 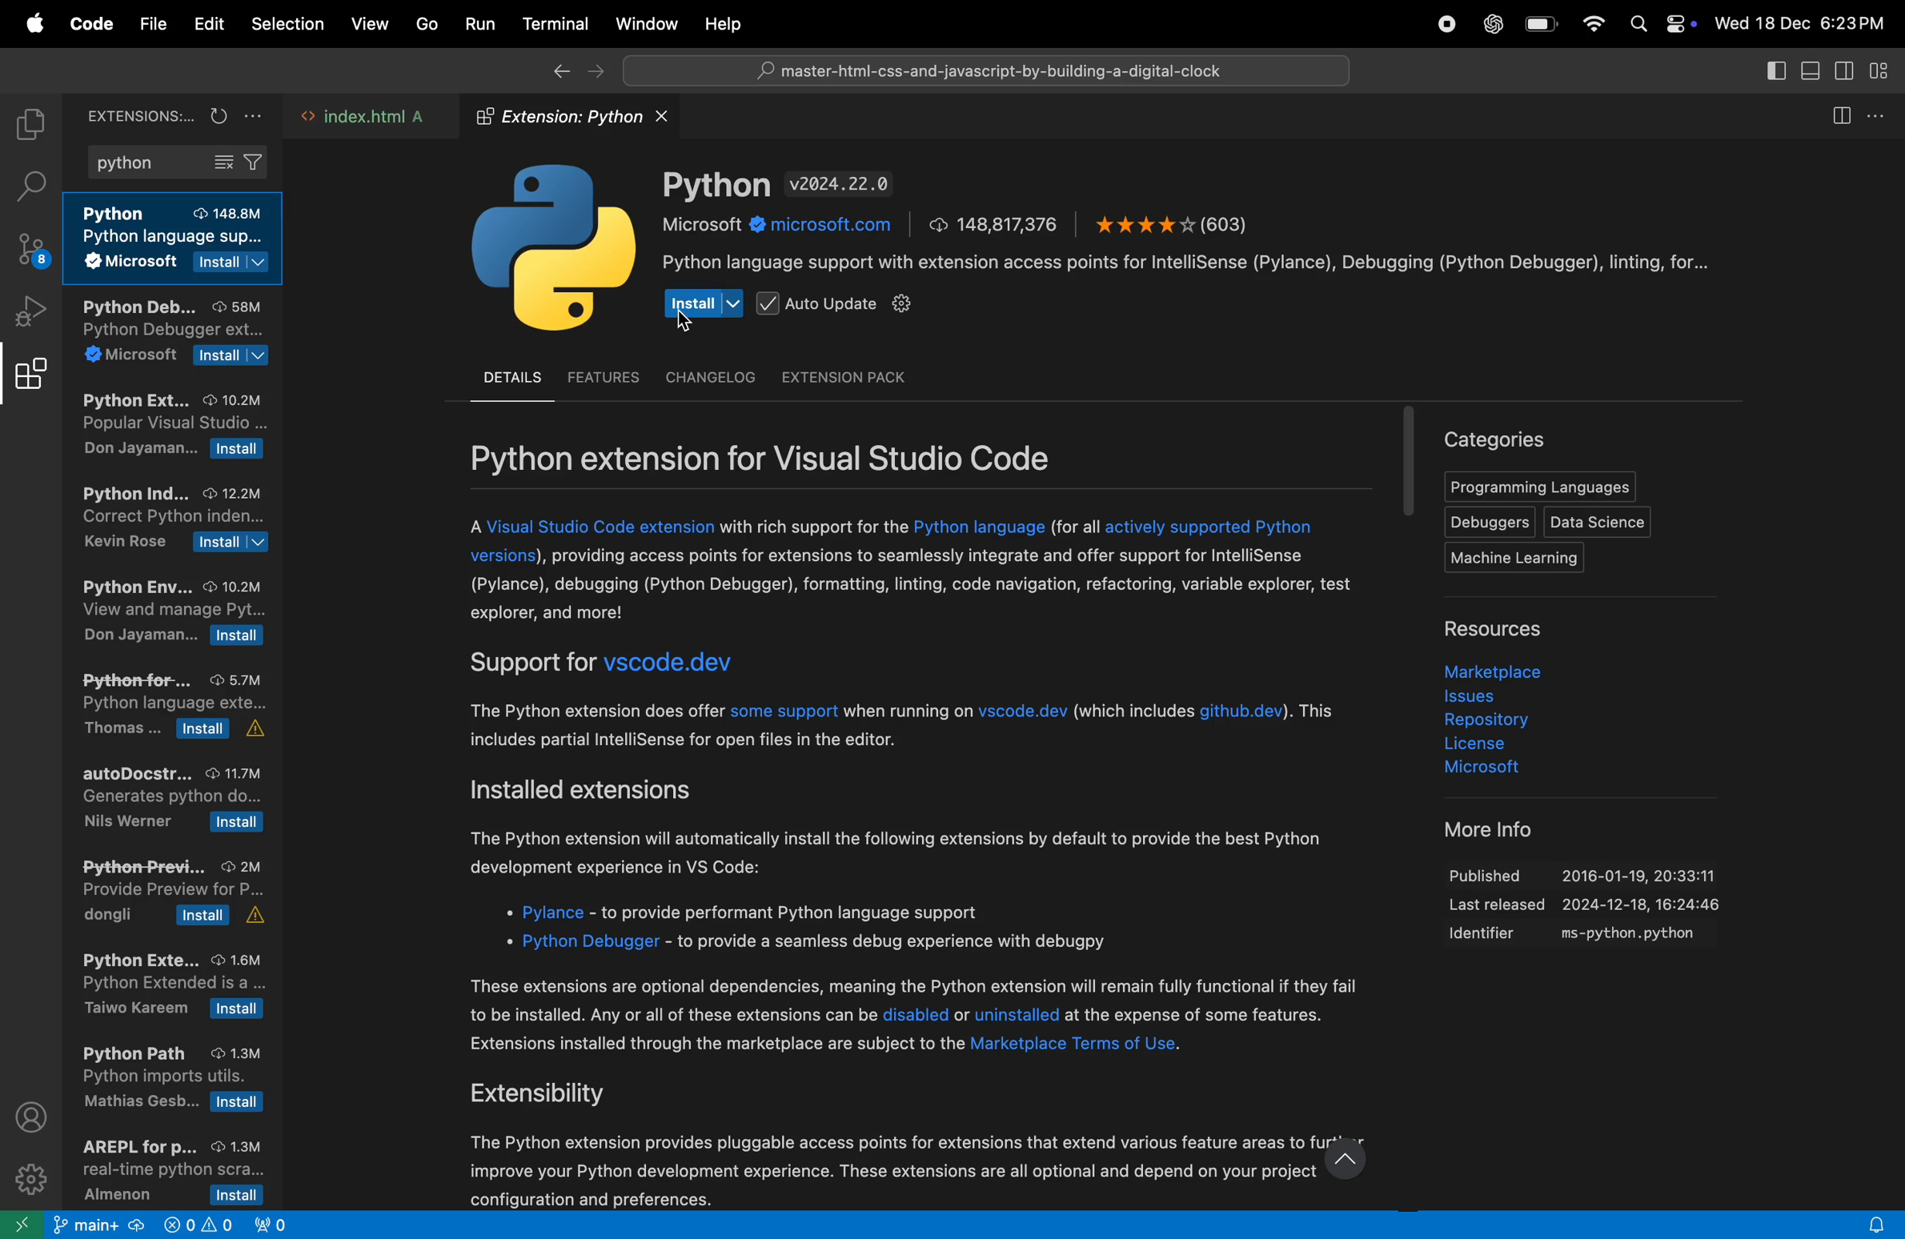 I want to click on terminal, so click(x=551, y=22).